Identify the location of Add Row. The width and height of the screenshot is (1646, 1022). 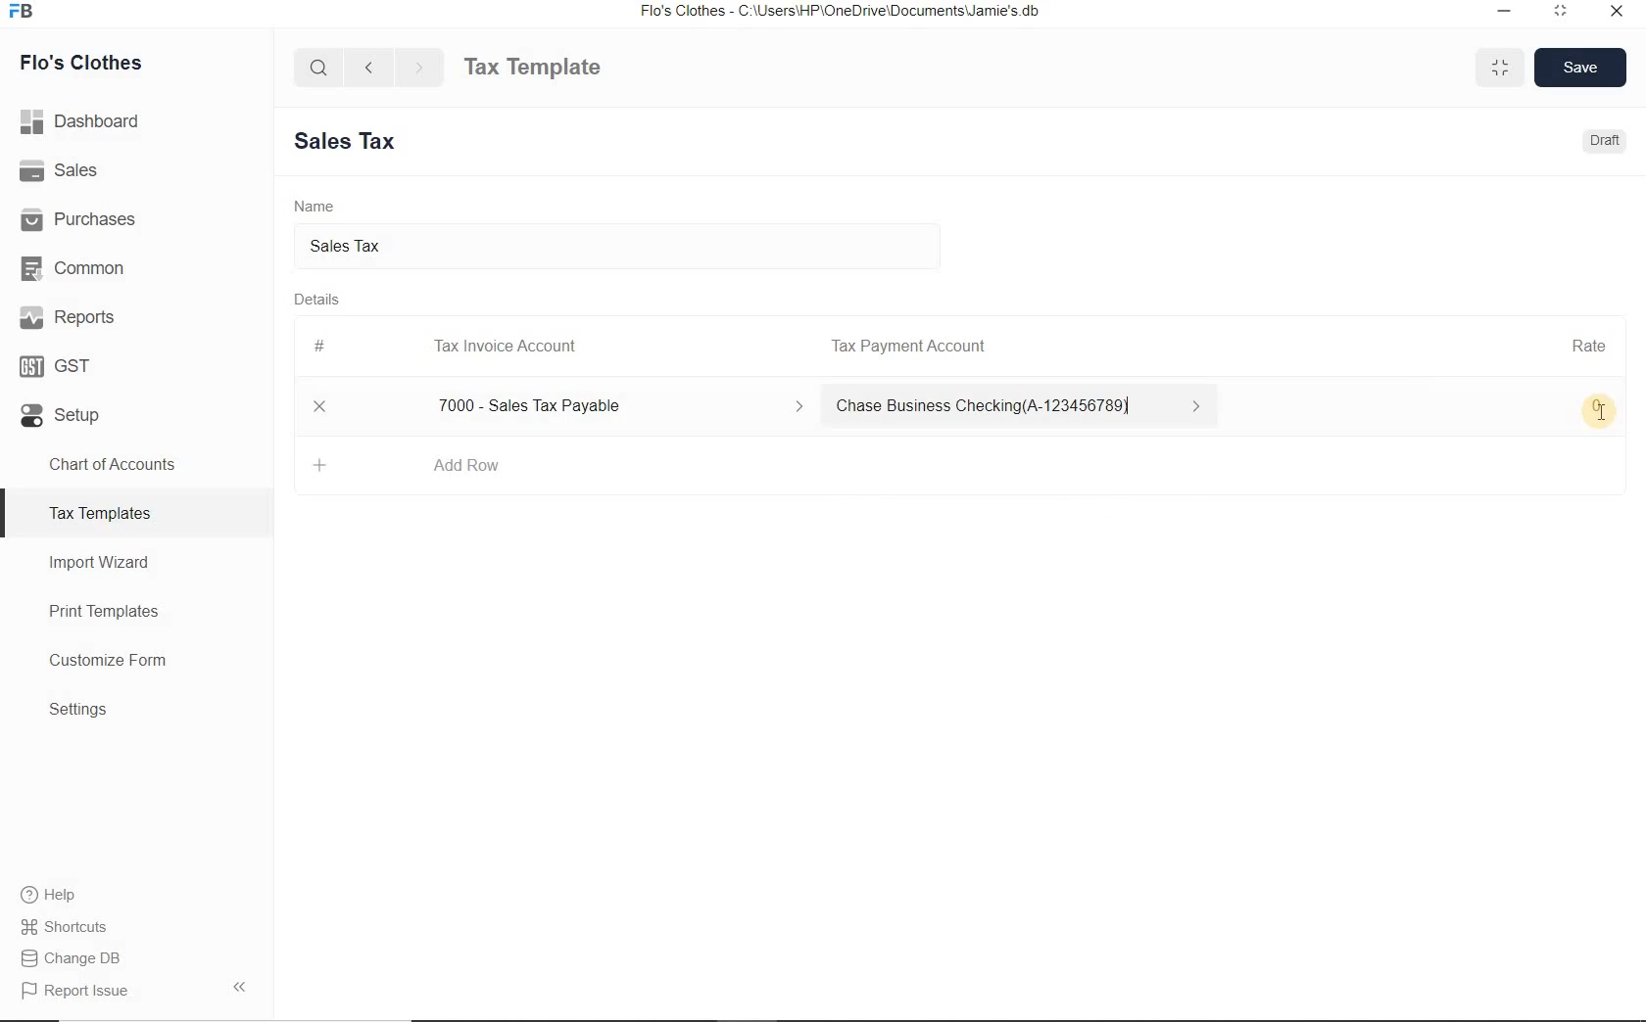
(466, 465).